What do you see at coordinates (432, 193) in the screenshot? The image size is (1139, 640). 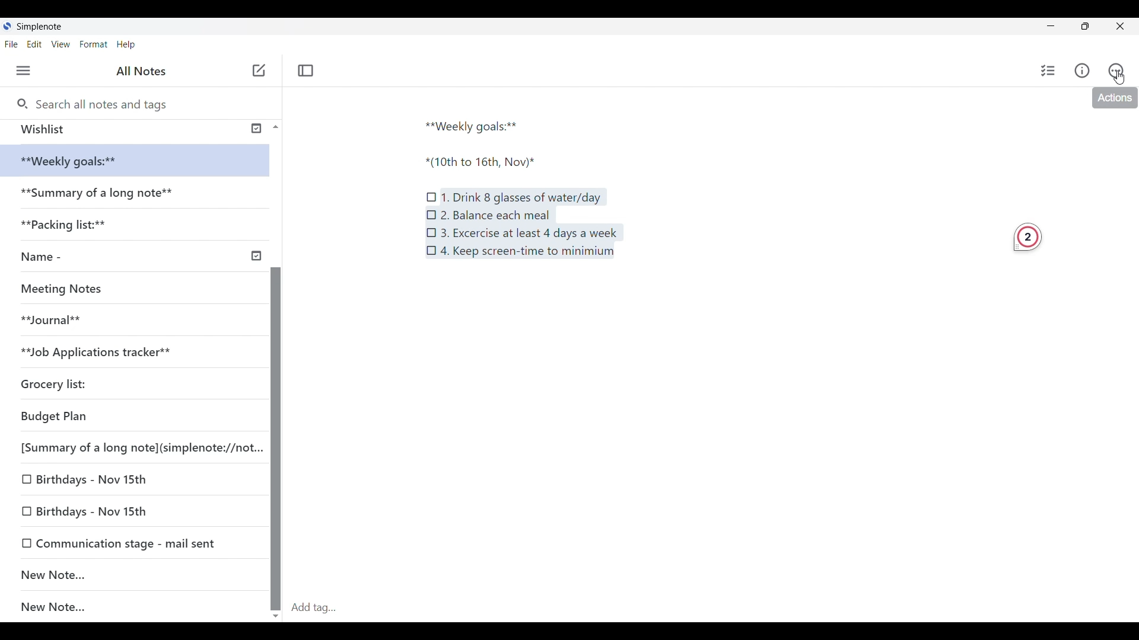 I see `Checklist icon` at bounding box center [432, 193].